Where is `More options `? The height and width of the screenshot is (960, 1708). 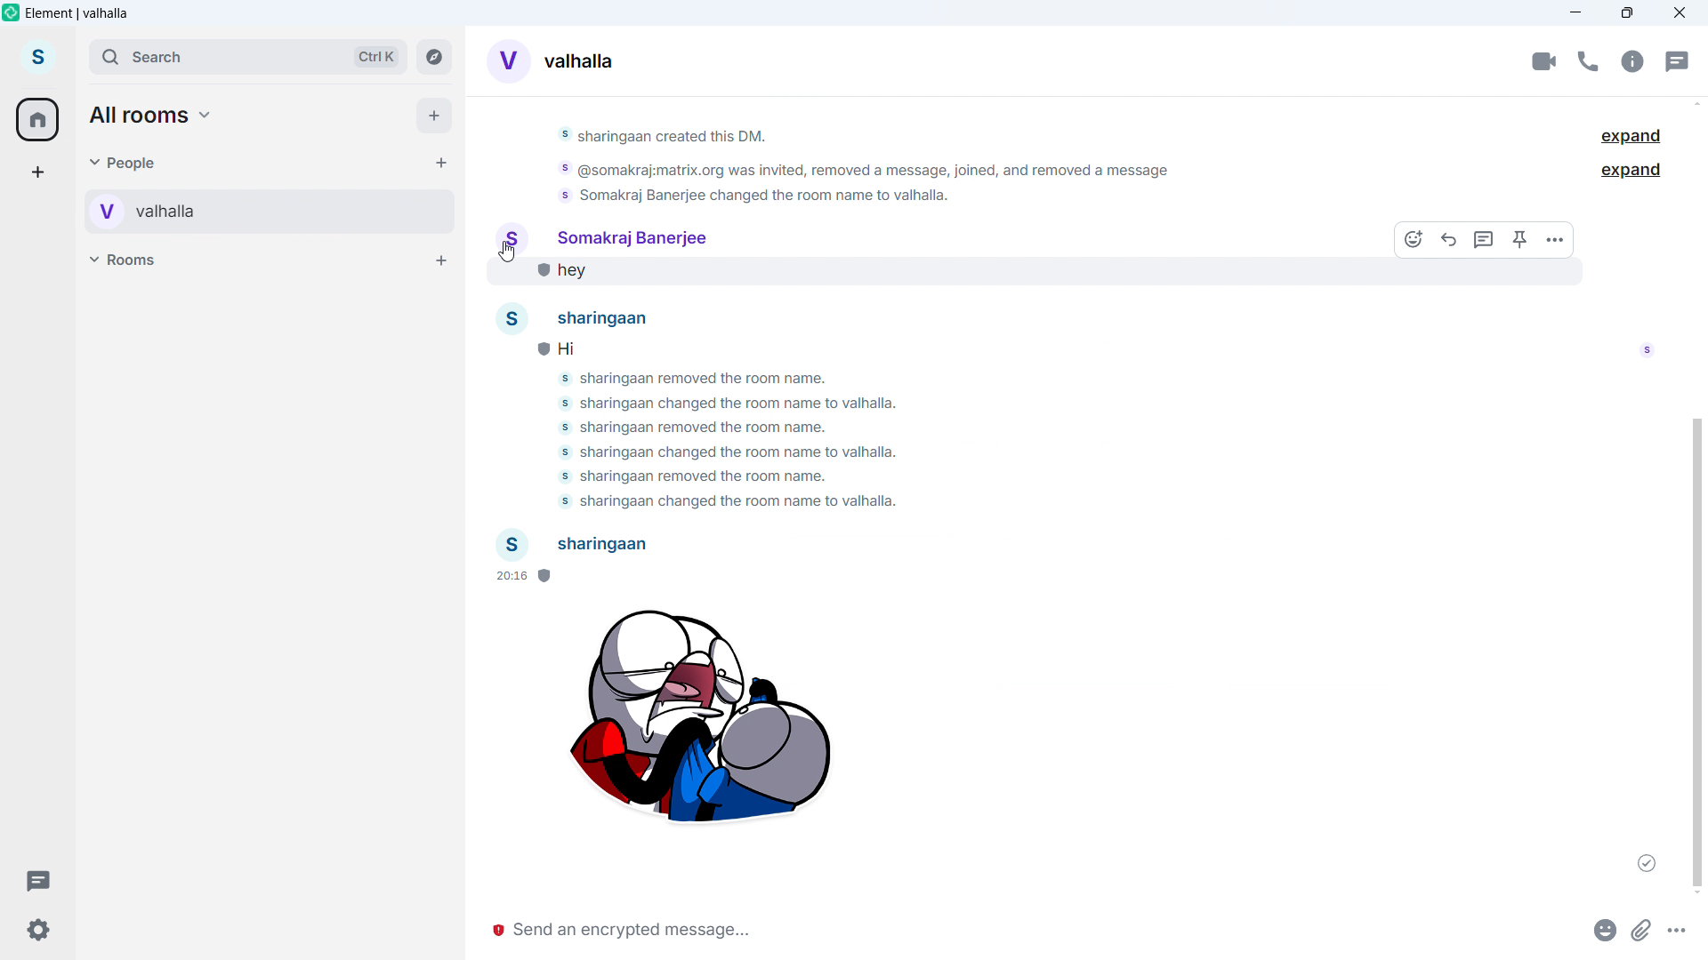
More options  is located at coordinates (1555, 239).